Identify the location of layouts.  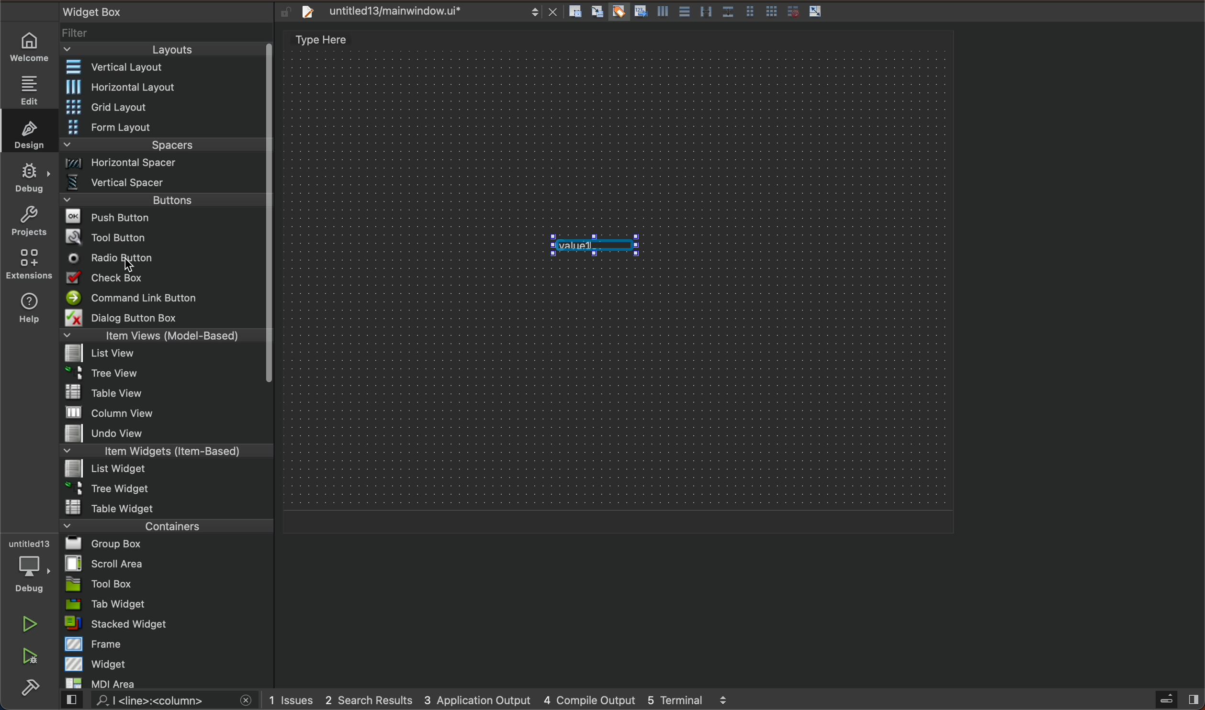
(163, 53).